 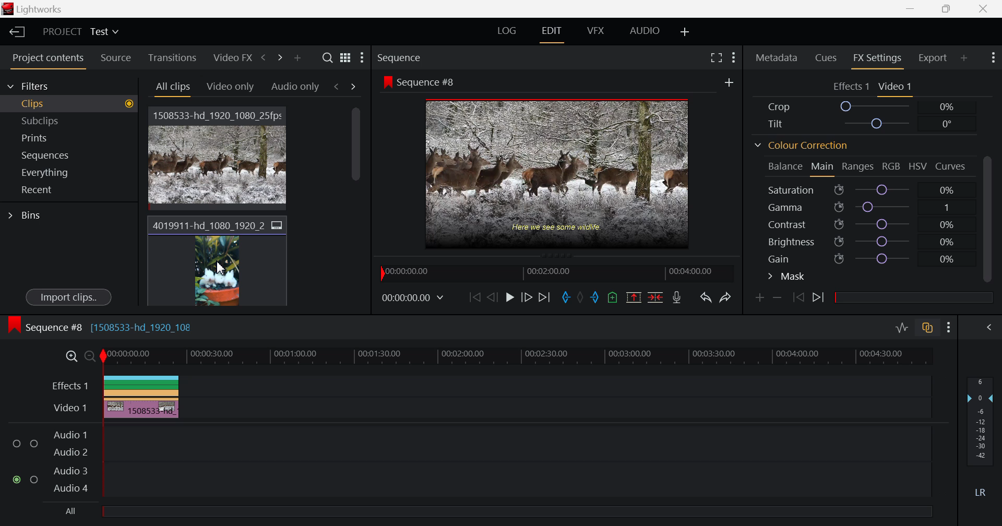 I want to click on Show Settings, so click(x=992, y=57).